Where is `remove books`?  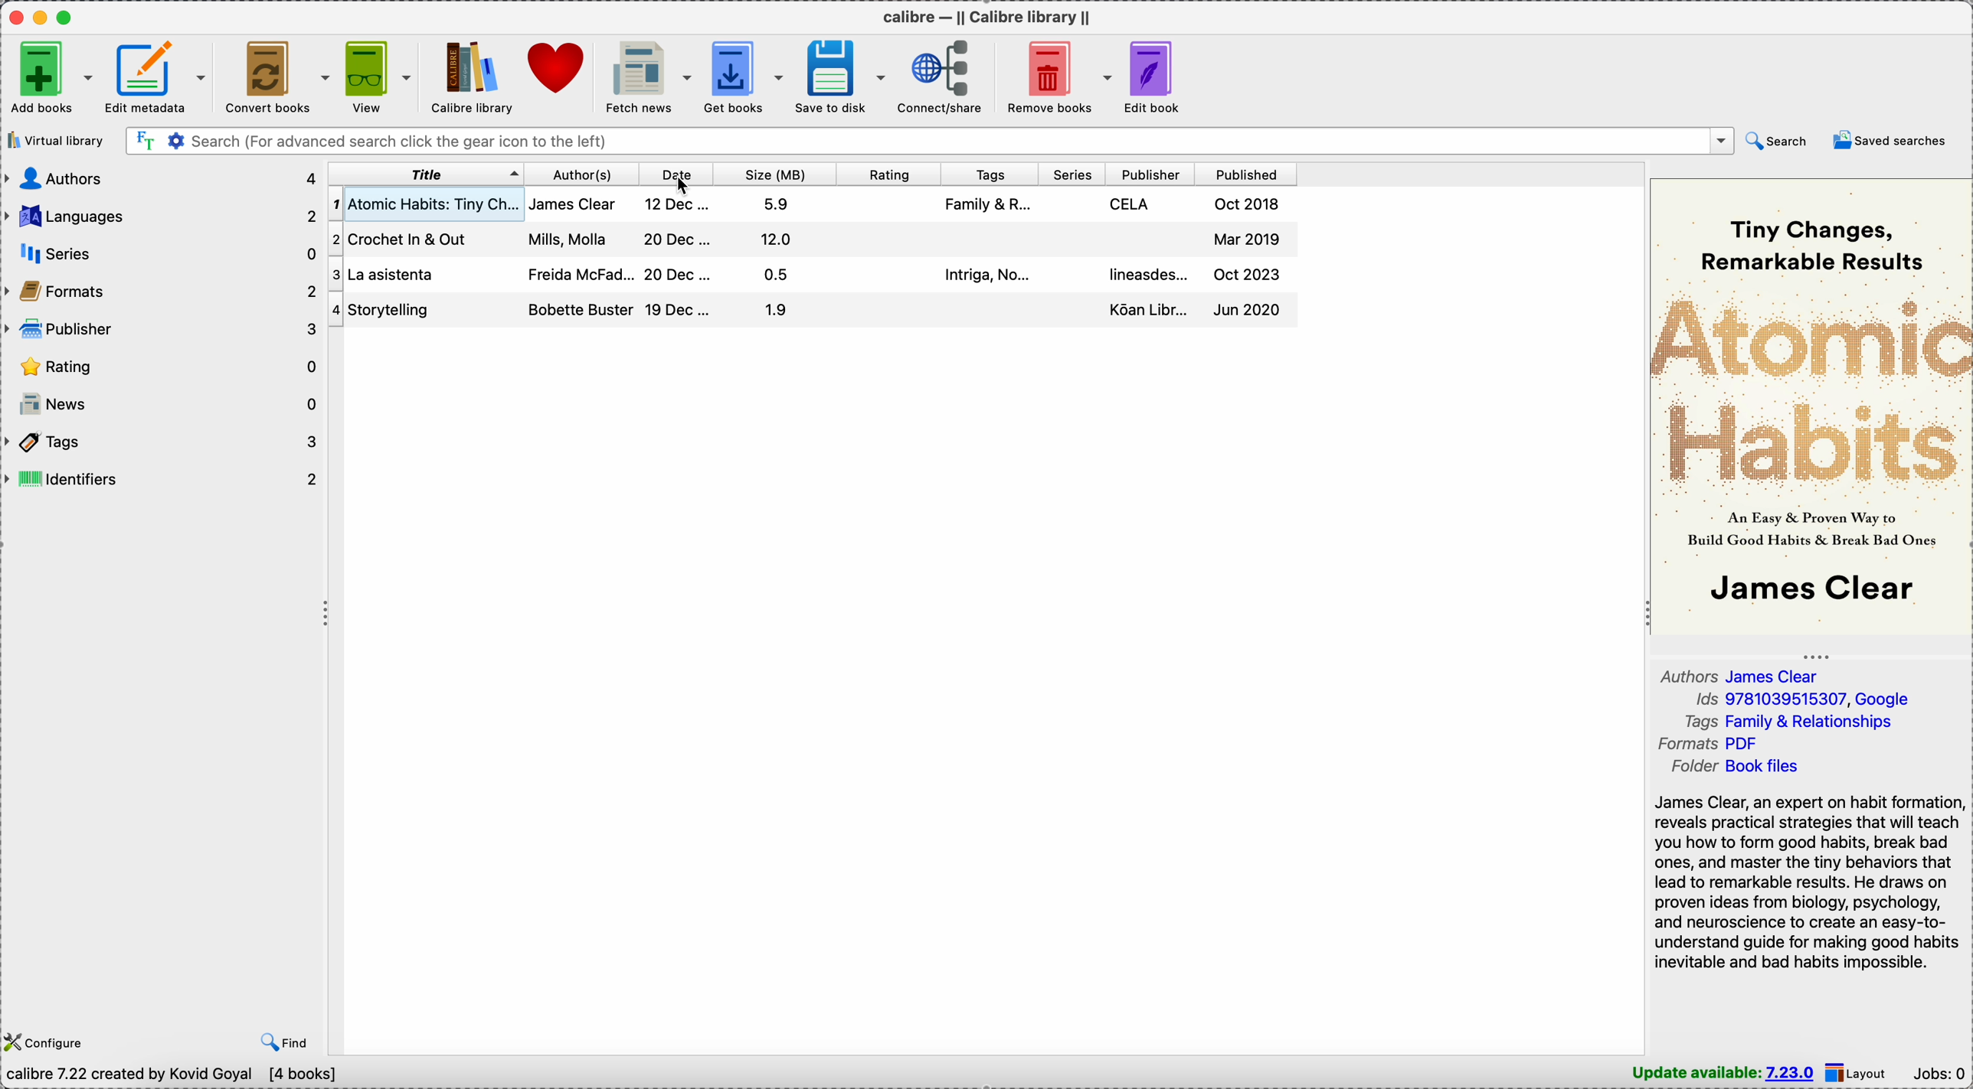
remove books is located at coordinates (1057, 76).